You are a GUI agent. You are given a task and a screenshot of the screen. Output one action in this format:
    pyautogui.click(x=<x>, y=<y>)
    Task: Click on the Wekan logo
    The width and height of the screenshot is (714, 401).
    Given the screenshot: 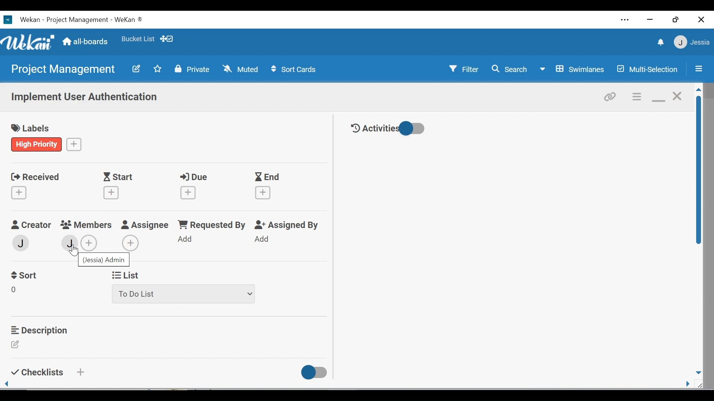 What is the action you would take?
    pyautogui.click(x=29, y=42)
    